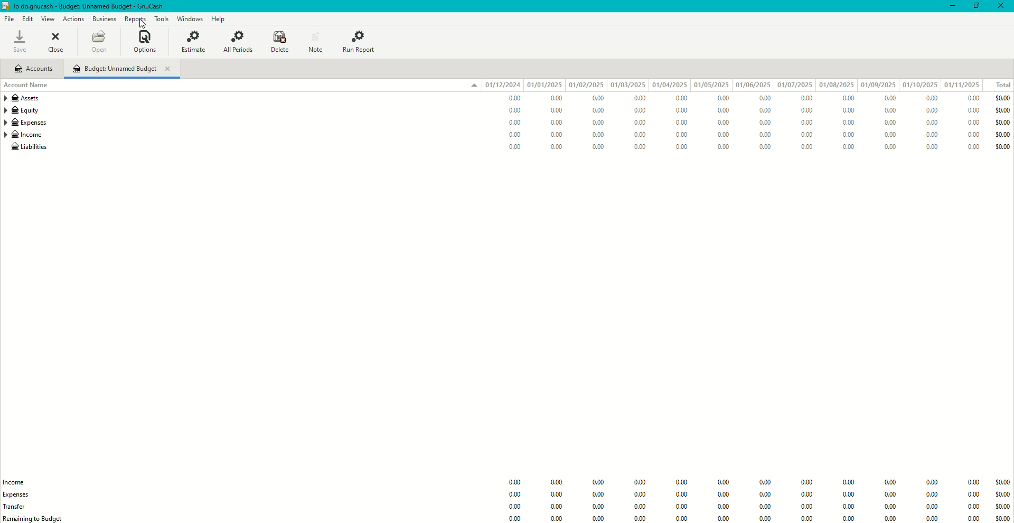 The height and width of the screenshot is (523, 1014). Describe the element at coordinates (362, 41) in the screenshot. I see `Run Report` at that location.